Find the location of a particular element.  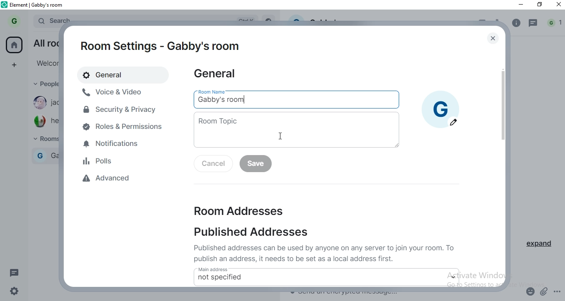

notification is located at coordinates (555, 24).